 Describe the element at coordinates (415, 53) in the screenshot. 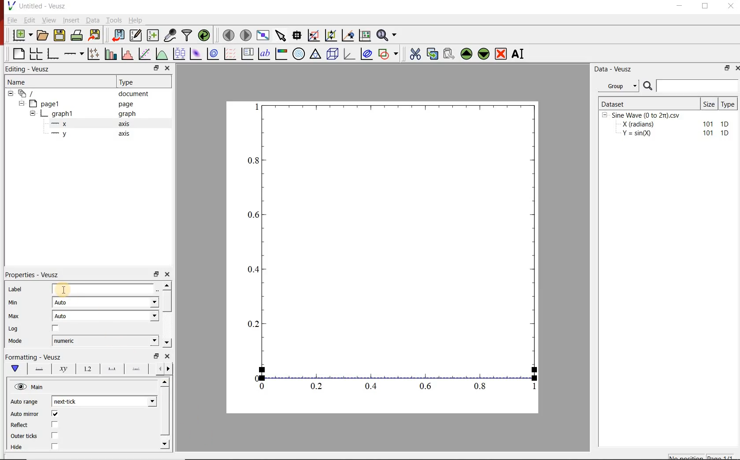

I see `cut` at that location.